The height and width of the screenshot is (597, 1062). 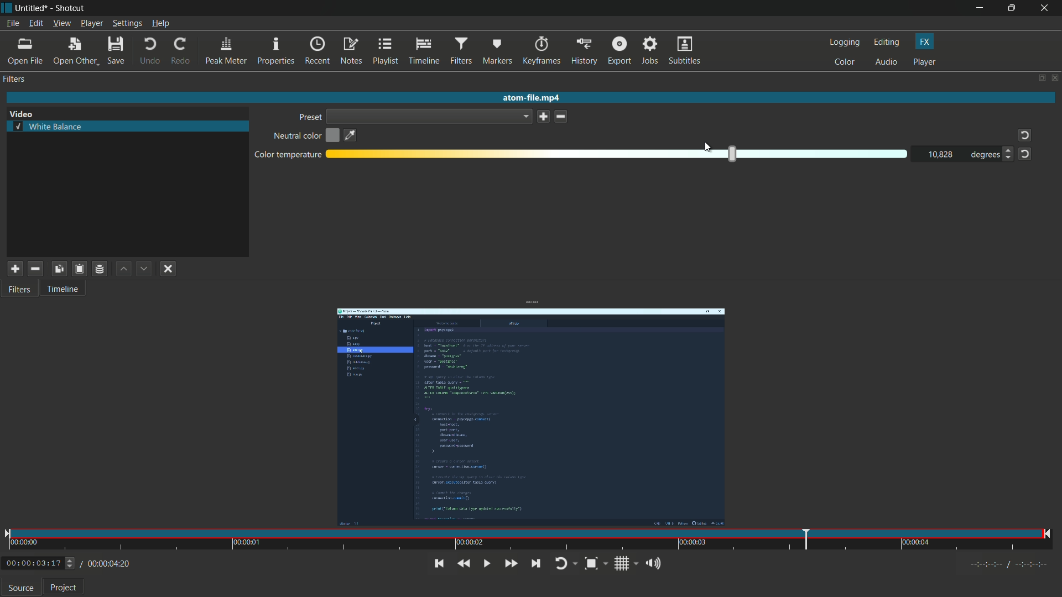 I want to click on timeline, so click(x=423, y=51).